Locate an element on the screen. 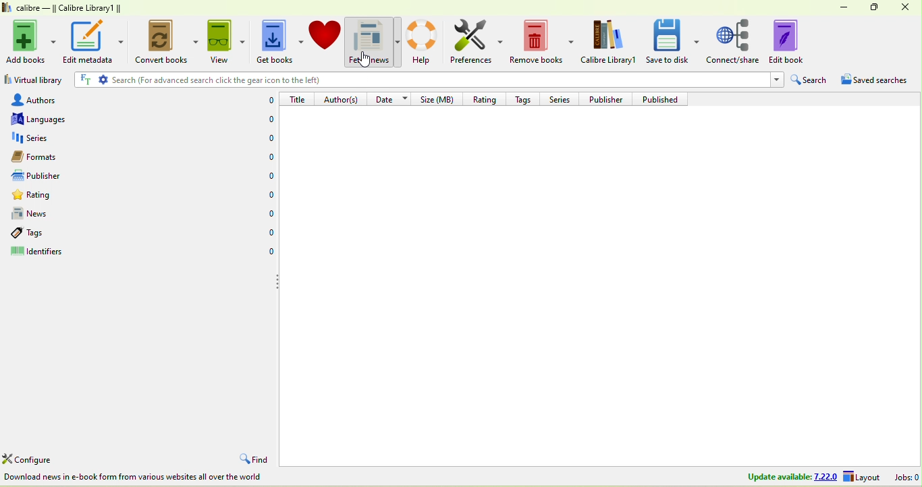 The height and width of the screenshot is (487, 922). remove books options is located at coordinates (570, 40).